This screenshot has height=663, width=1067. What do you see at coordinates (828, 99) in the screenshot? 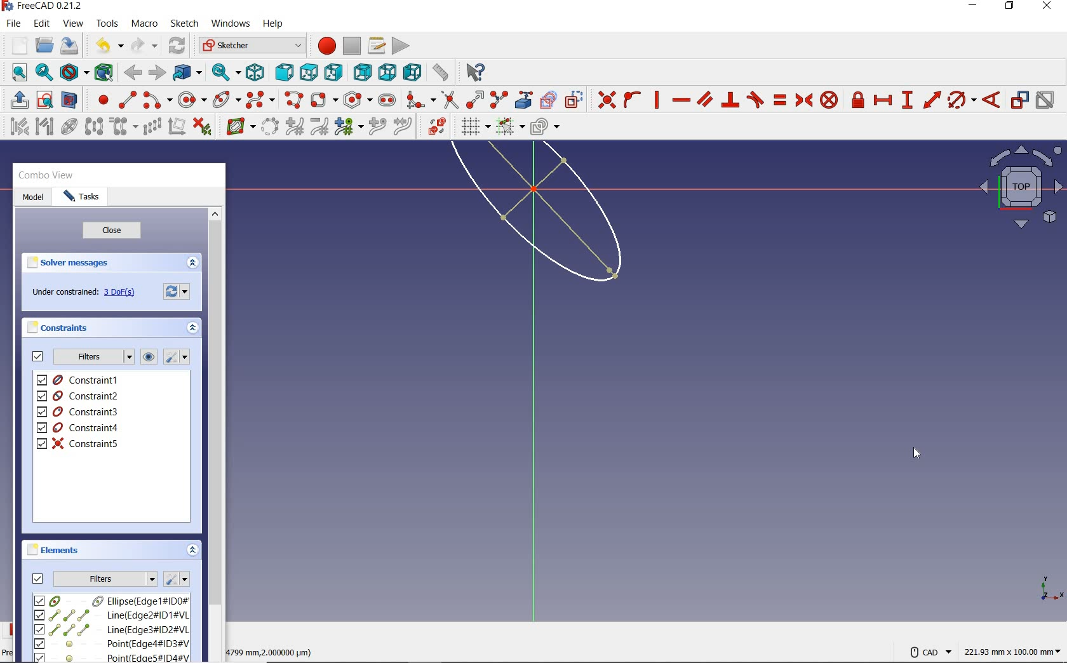
I see `constrain block` at bounding box center [828, 99].